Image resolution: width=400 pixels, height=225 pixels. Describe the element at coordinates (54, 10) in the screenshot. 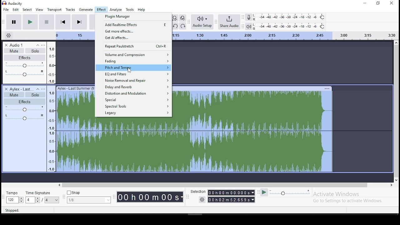

I see `transport` at that location.